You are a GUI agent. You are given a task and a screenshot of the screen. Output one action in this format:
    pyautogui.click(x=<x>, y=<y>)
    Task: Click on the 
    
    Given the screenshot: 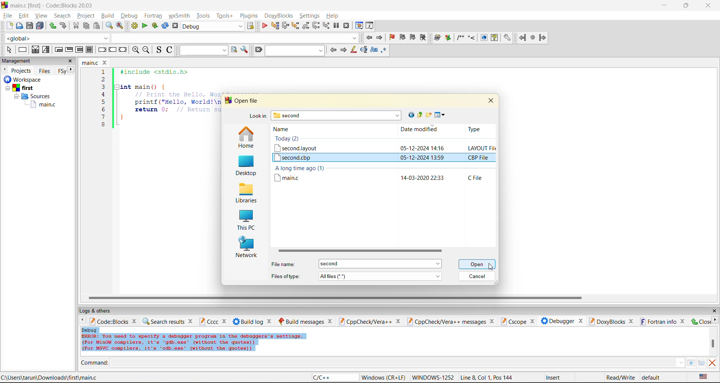 What is the action you would take?
    pyautogui.click(x=21, y=79)
    